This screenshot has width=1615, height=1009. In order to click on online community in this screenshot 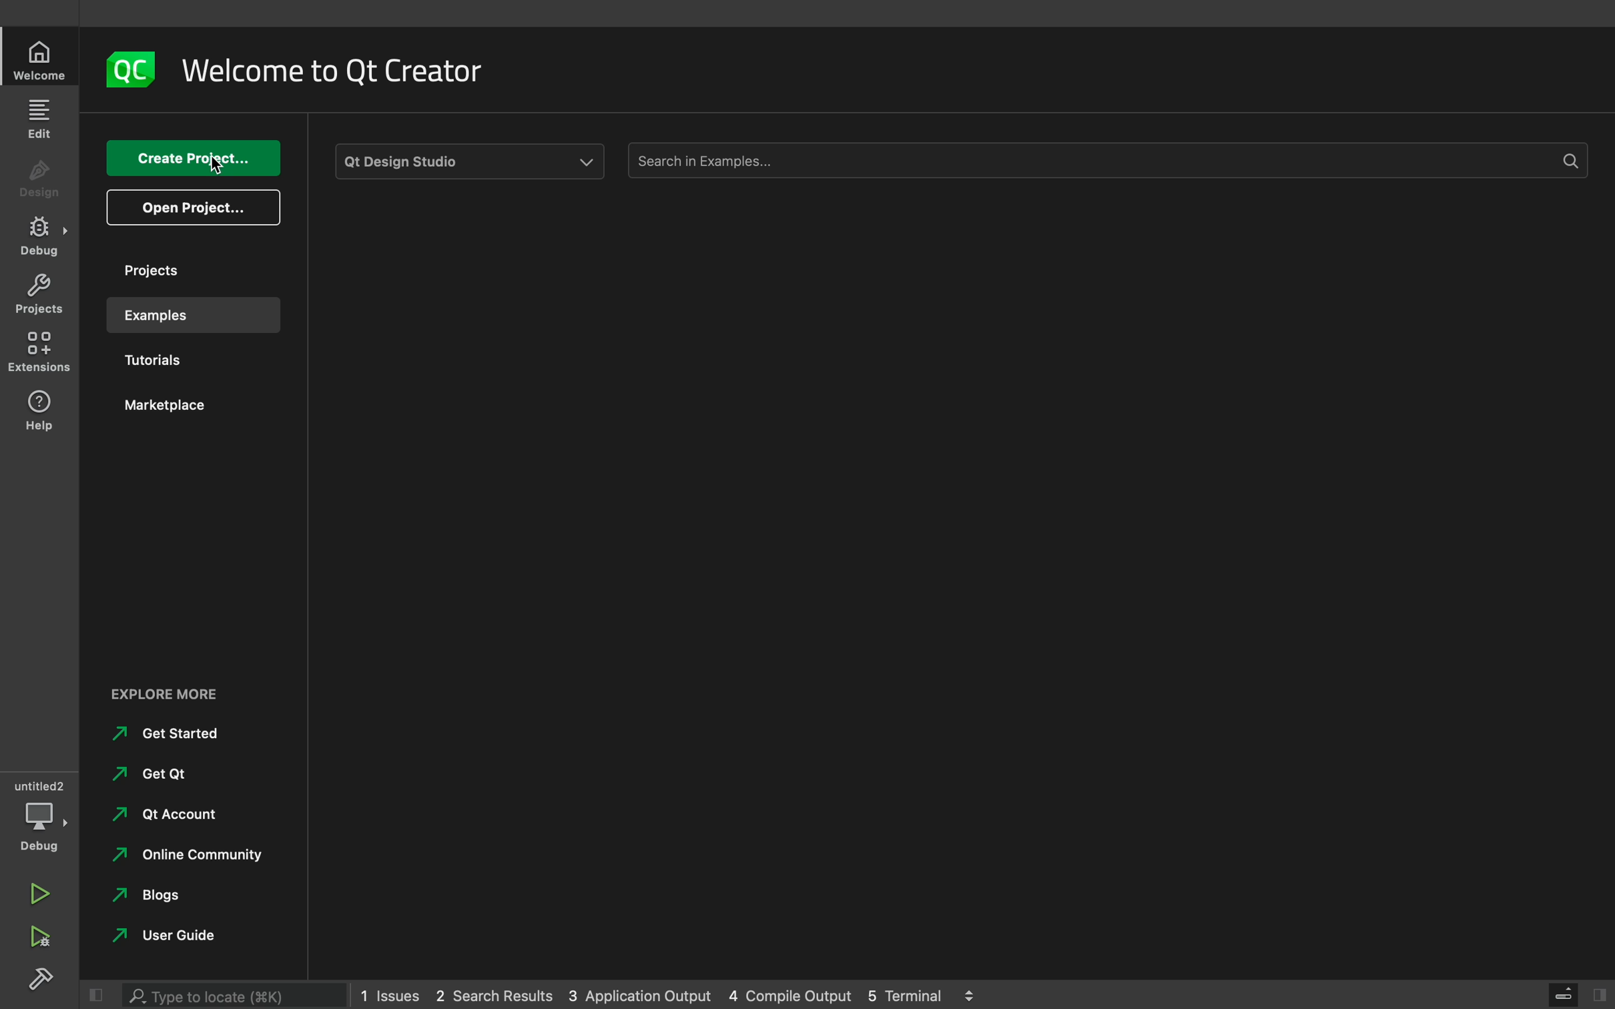, I will do `click(182, 859)`.